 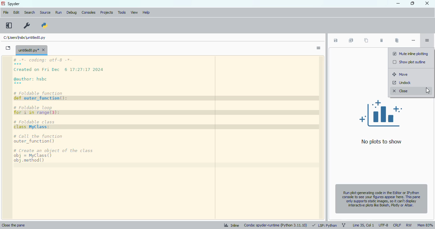 I want to click on view, so click(x=134, y=12).